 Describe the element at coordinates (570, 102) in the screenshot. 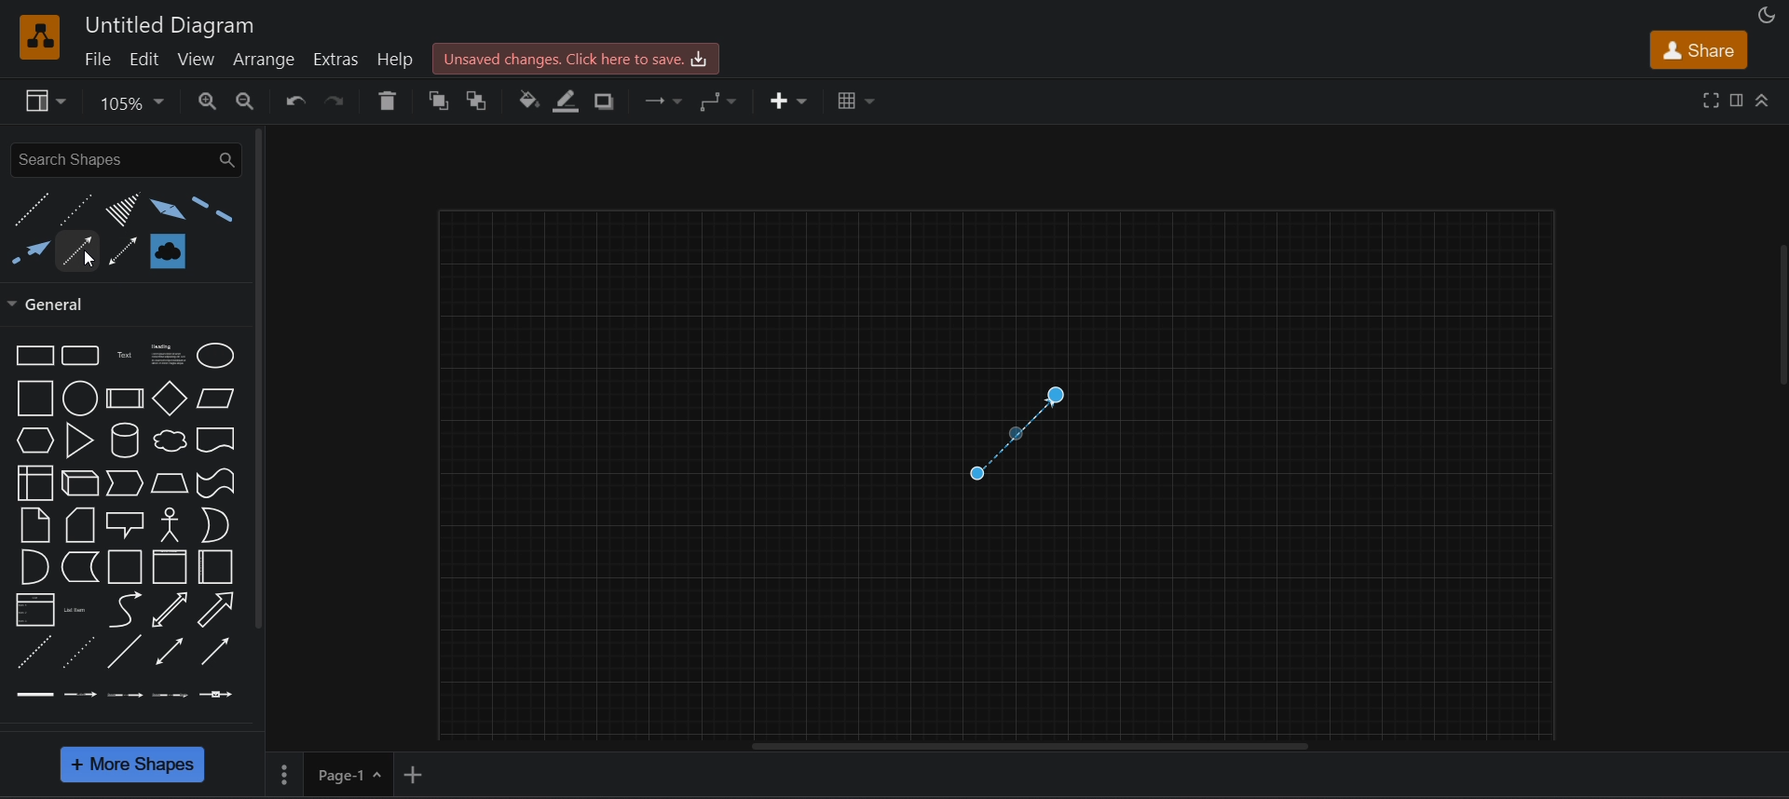

I see `line color` at that location.